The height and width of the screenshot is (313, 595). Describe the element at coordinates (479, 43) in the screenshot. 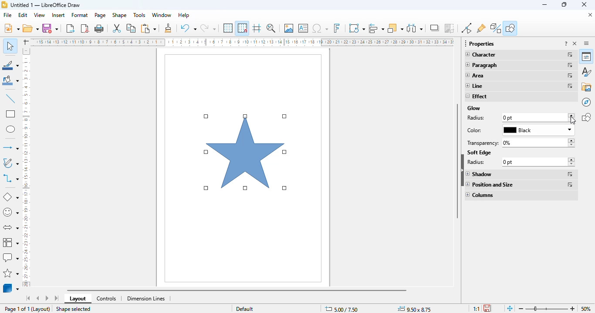

I see `properties` at that location.